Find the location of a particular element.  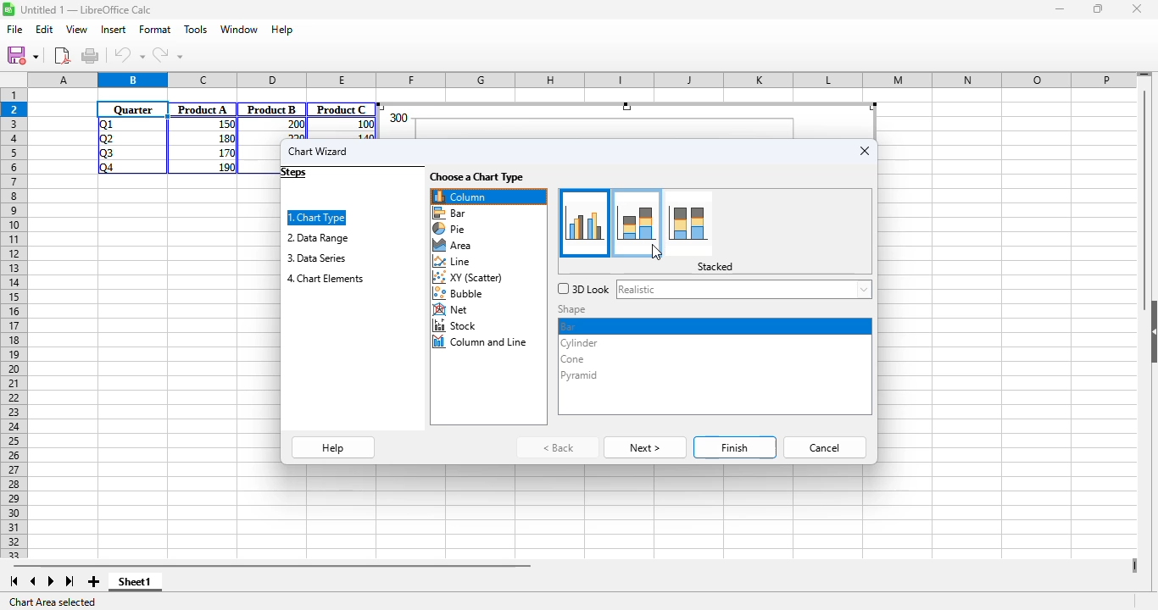

vertical scroll bar is located at coordinates (1146, 197).